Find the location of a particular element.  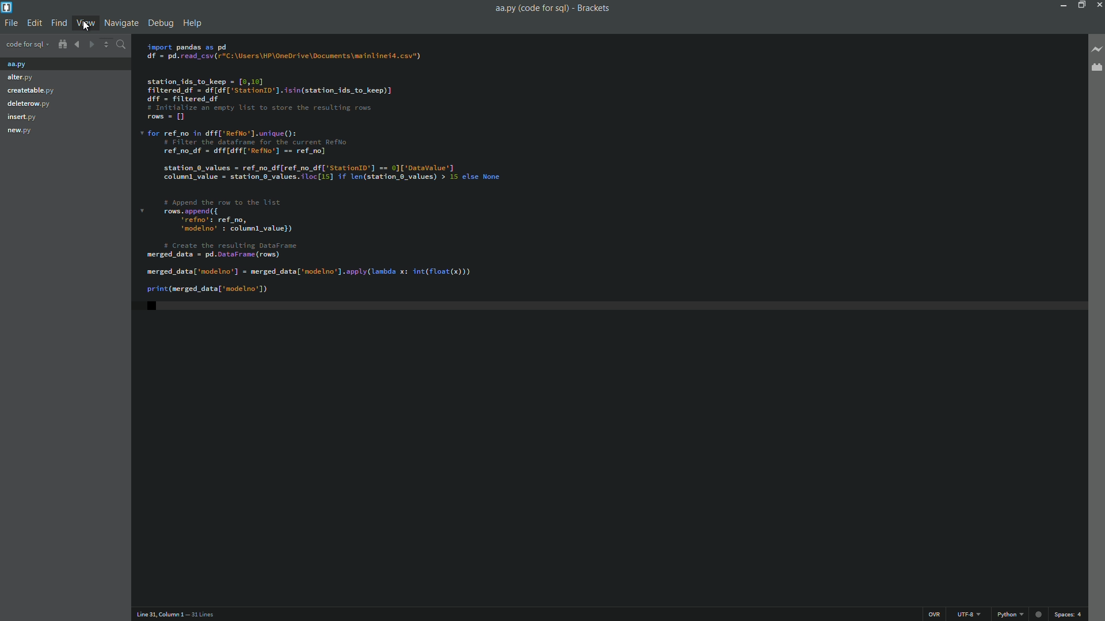

number of lines is located at coordinates (203, 615).